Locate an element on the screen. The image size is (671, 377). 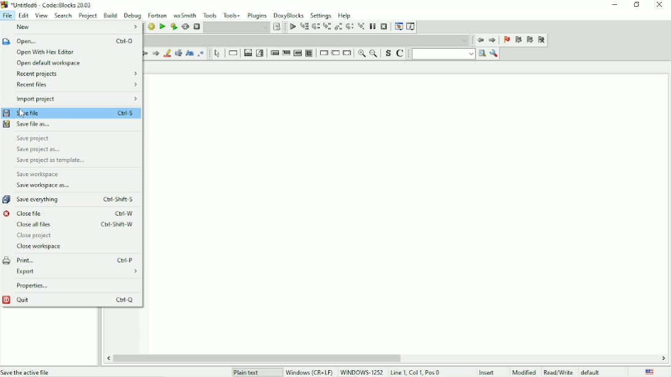
default is located at coordinates (592, 371).